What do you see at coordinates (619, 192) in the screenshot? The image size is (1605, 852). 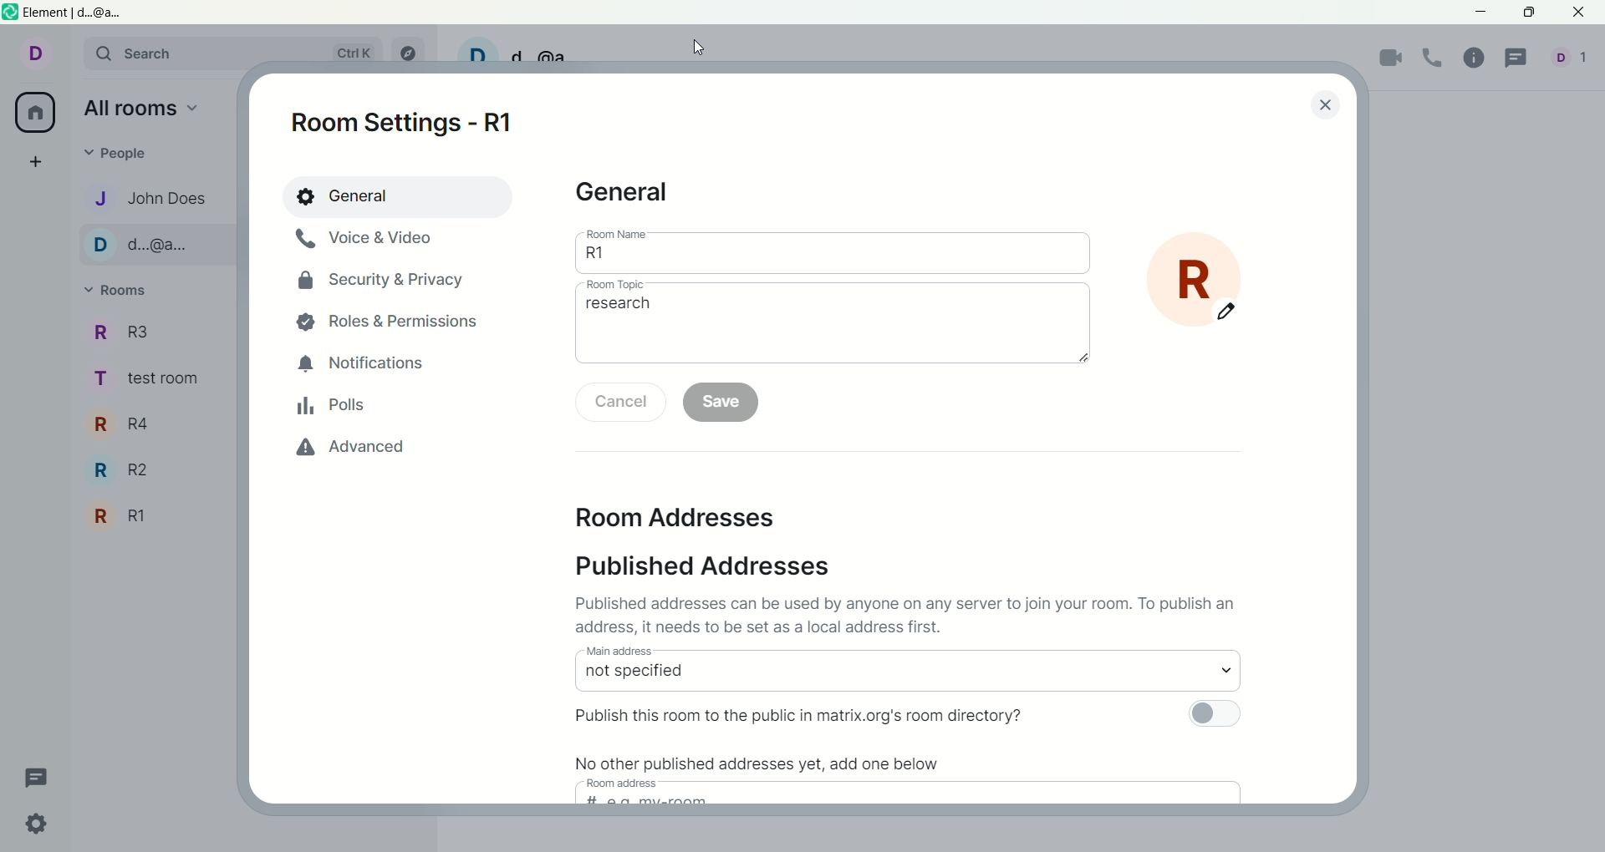 I see `general` at bounding box center [619, 192].